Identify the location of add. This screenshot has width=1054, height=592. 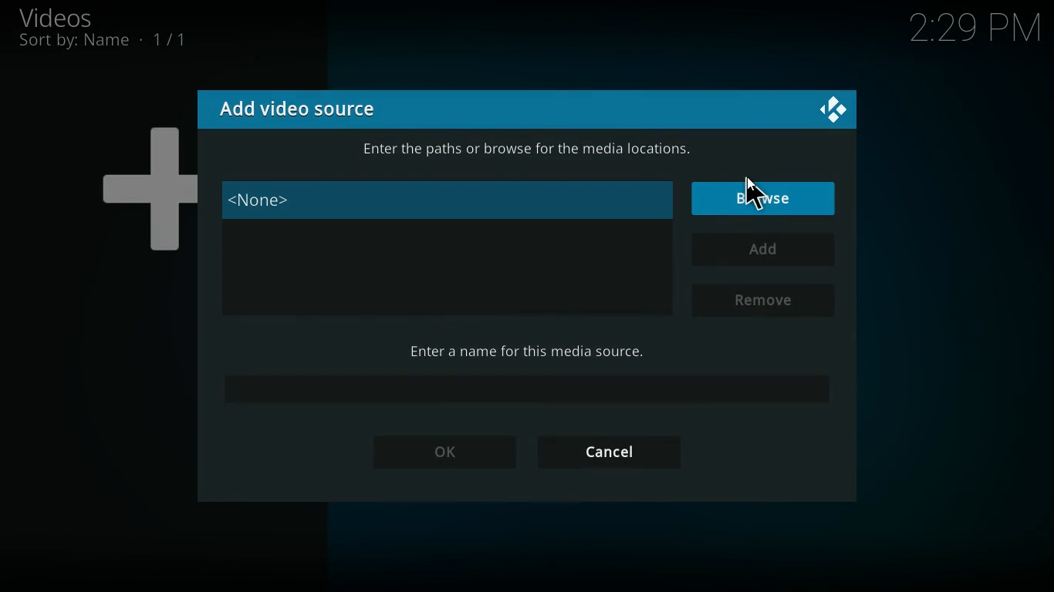
(762, 250).